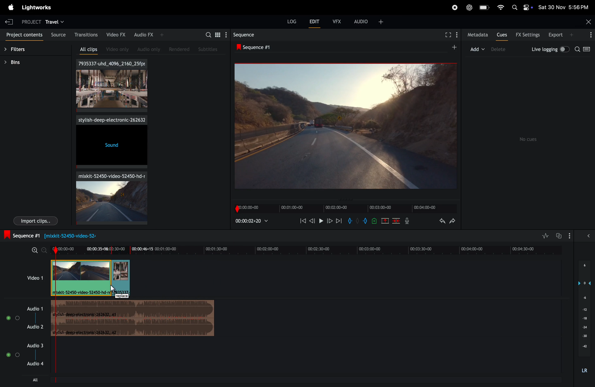 This screenshot has height=387, width=595. I want to click on next frame, so click(330, 221).